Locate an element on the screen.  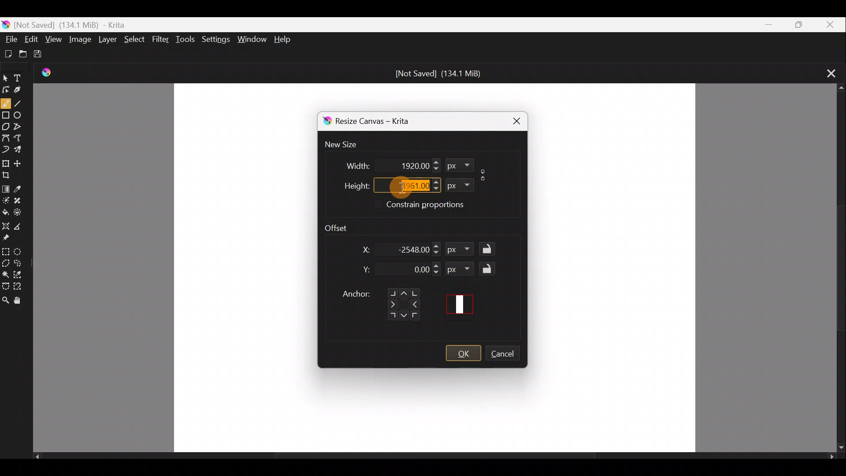
Magnetic curve selection tool is located at coordinates (22, 287).